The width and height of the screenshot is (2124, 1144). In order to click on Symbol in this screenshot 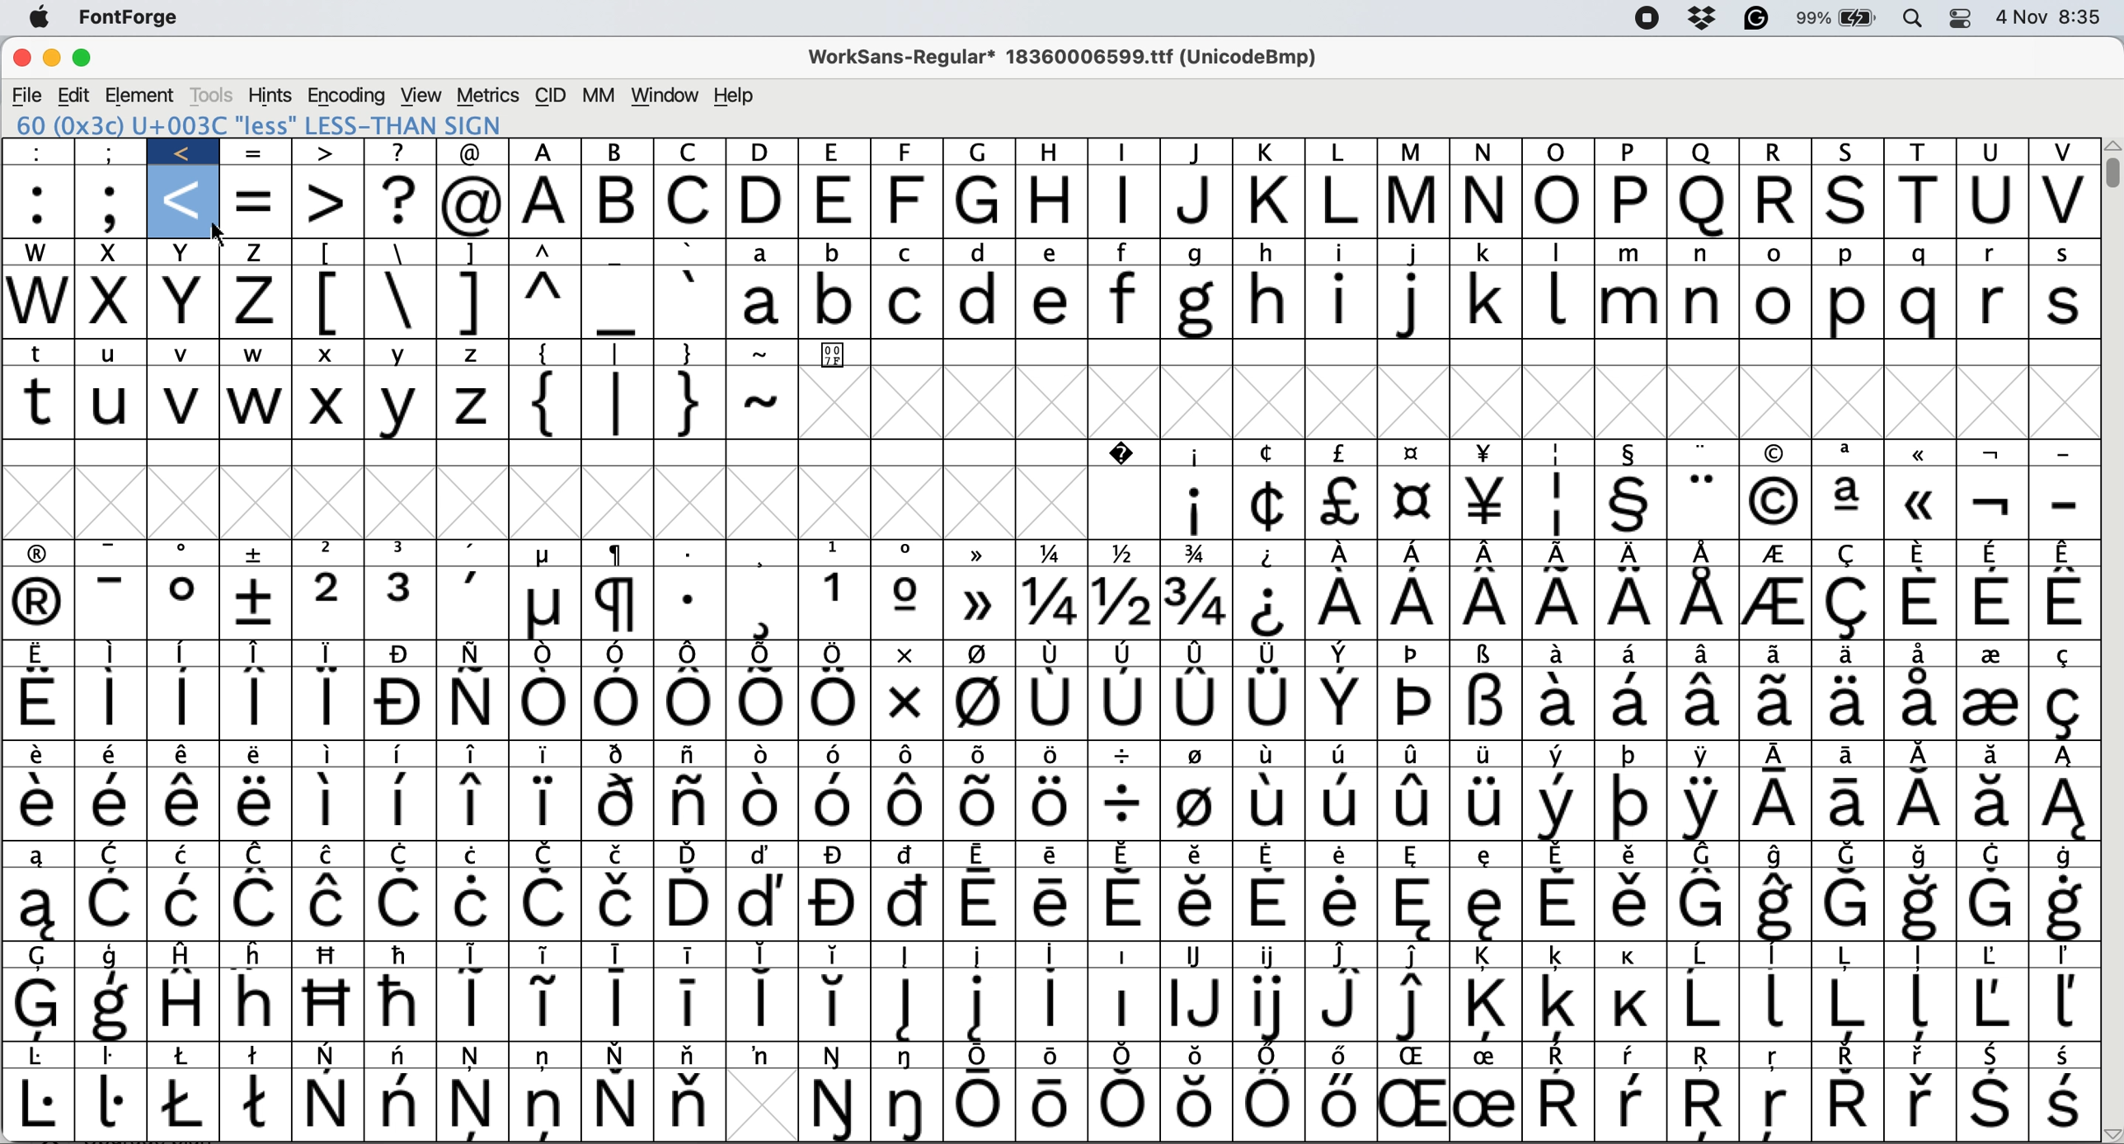, I will do `click(186, 1104)`.